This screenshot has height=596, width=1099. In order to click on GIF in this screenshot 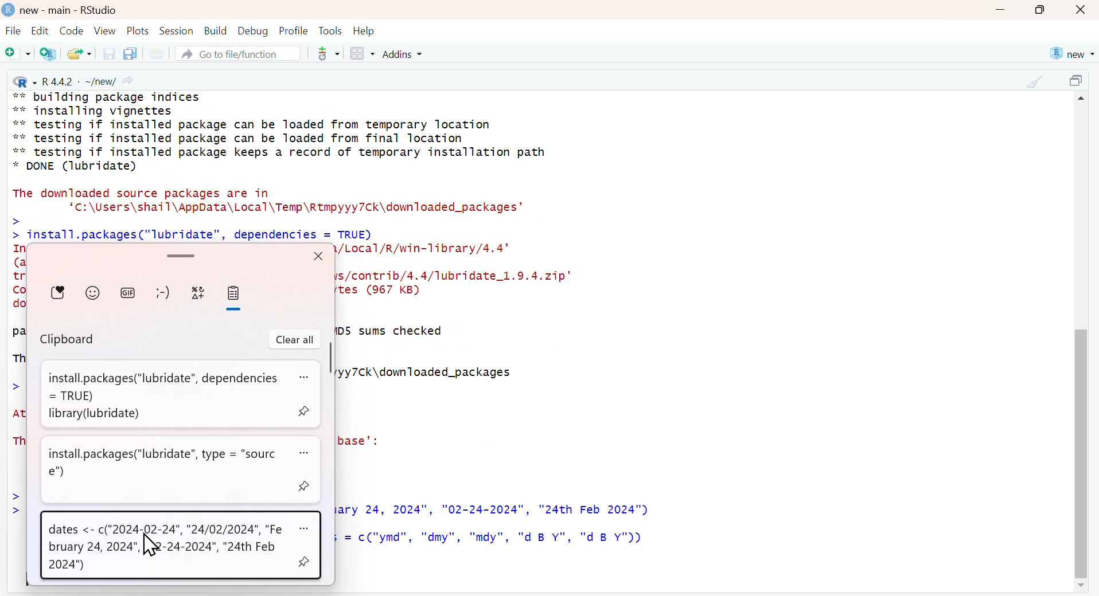, I will do `click(128, 292)`.